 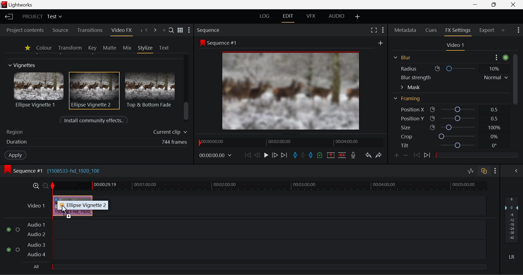 What do you see at coordinates (470, 170) in the screenshot?
I see `Toggle audio levels editing` at bounding box center [470, 170].